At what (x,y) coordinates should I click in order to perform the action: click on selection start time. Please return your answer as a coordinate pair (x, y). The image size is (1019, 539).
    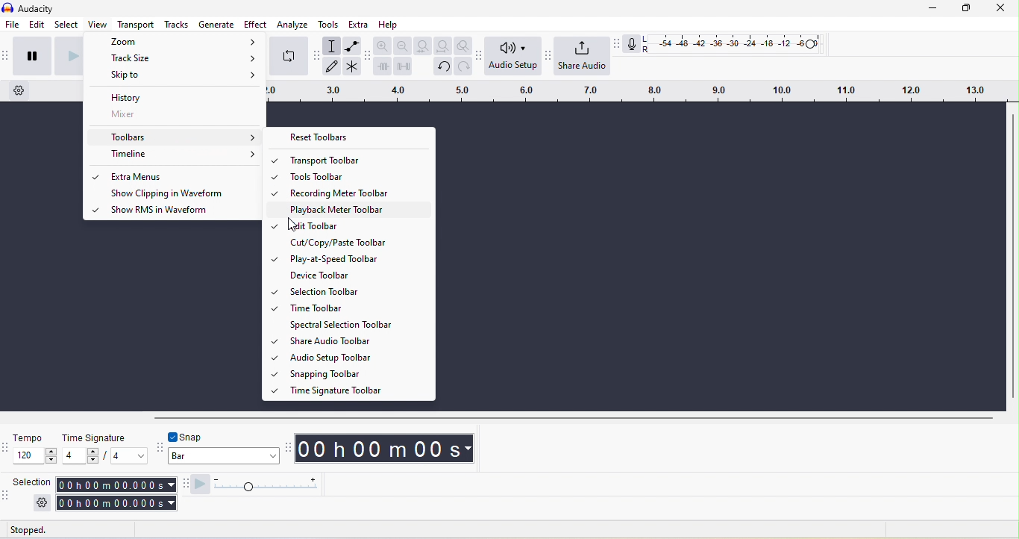
    Looking at the image, I should click on (116, 485).